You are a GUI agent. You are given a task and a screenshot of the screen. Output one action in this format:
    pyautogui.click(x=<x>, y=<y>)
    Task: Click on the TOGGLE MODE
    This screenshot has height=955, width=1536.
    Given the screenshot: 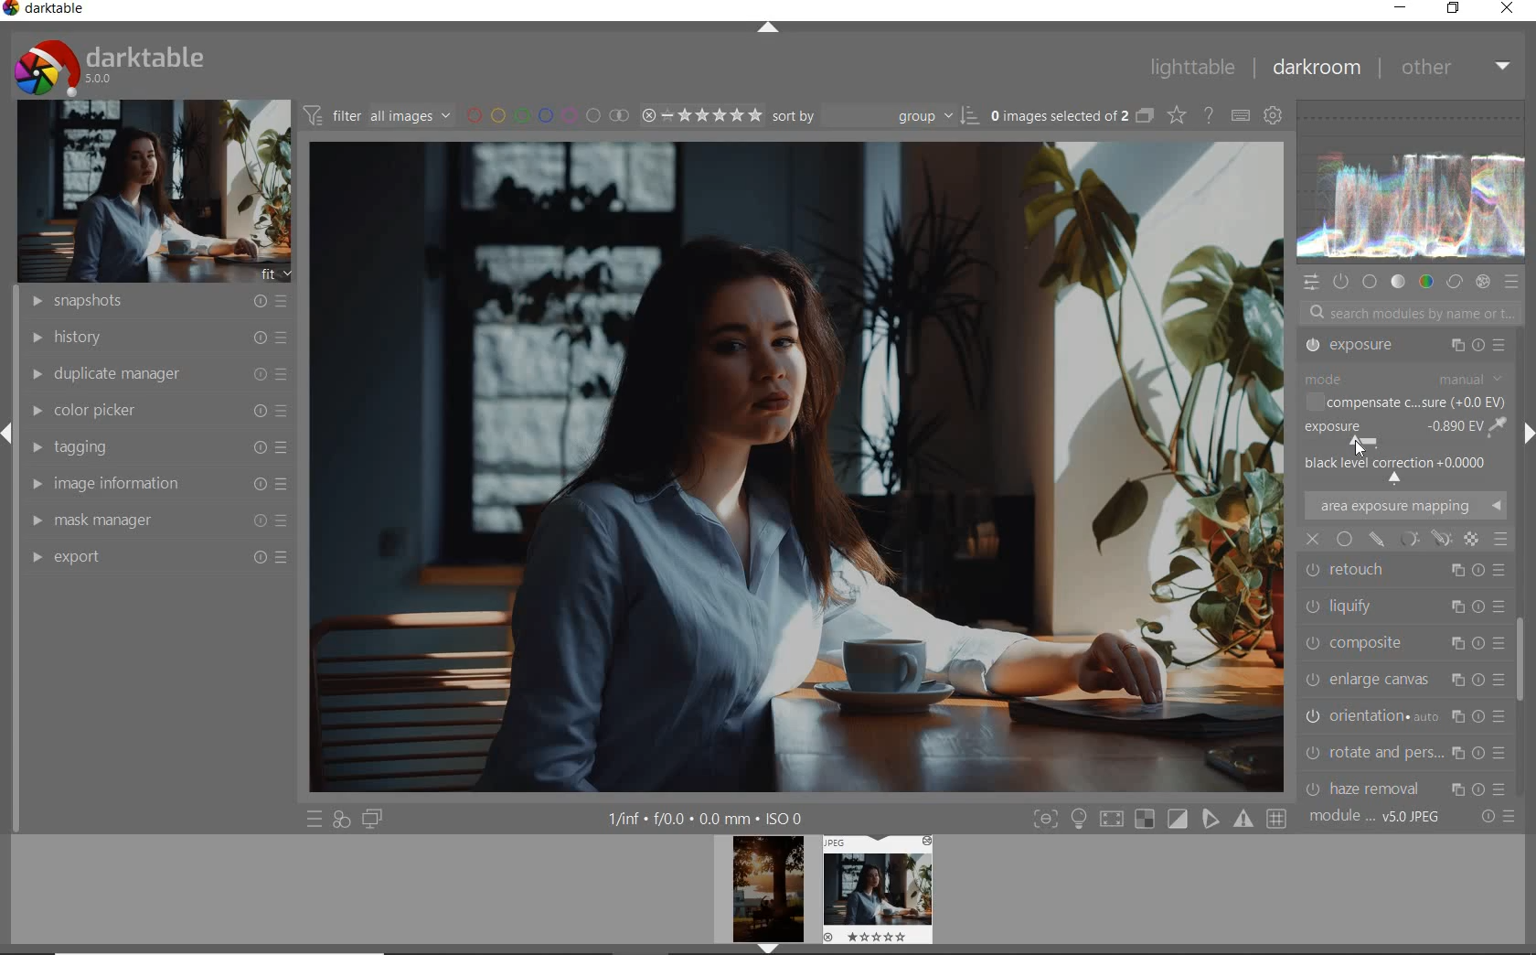 What is the action you would take?
    pyautogui.click(x=1159, y=819)
    